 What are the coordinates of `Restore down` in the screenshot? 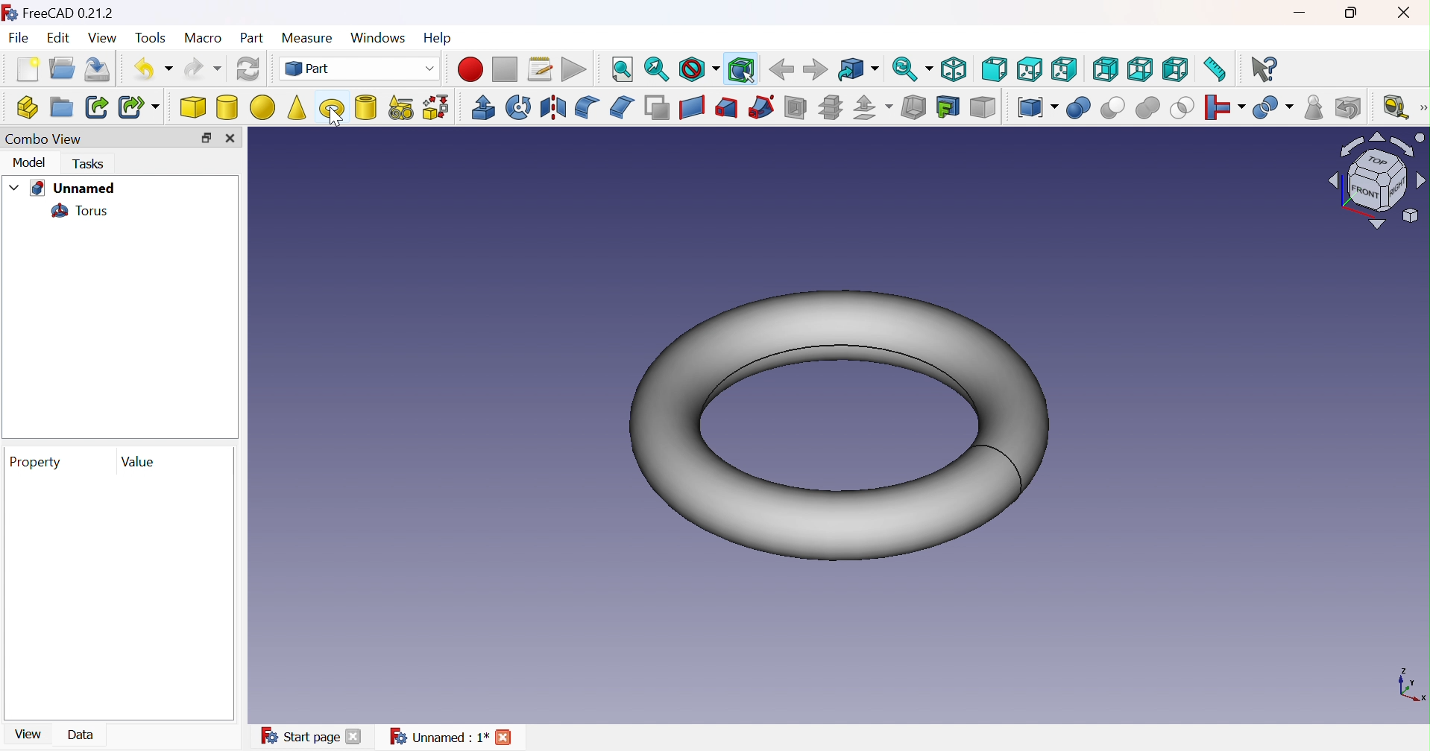 It's located at (1355, 14).